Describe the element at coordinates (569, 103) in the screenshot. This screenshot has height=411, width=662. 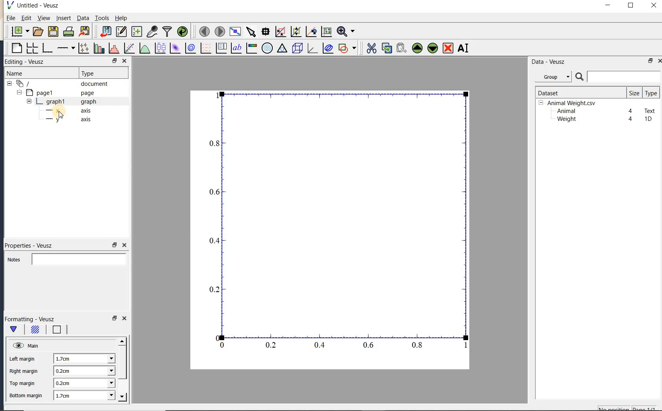
I see `Animalweight.csv` at that location.